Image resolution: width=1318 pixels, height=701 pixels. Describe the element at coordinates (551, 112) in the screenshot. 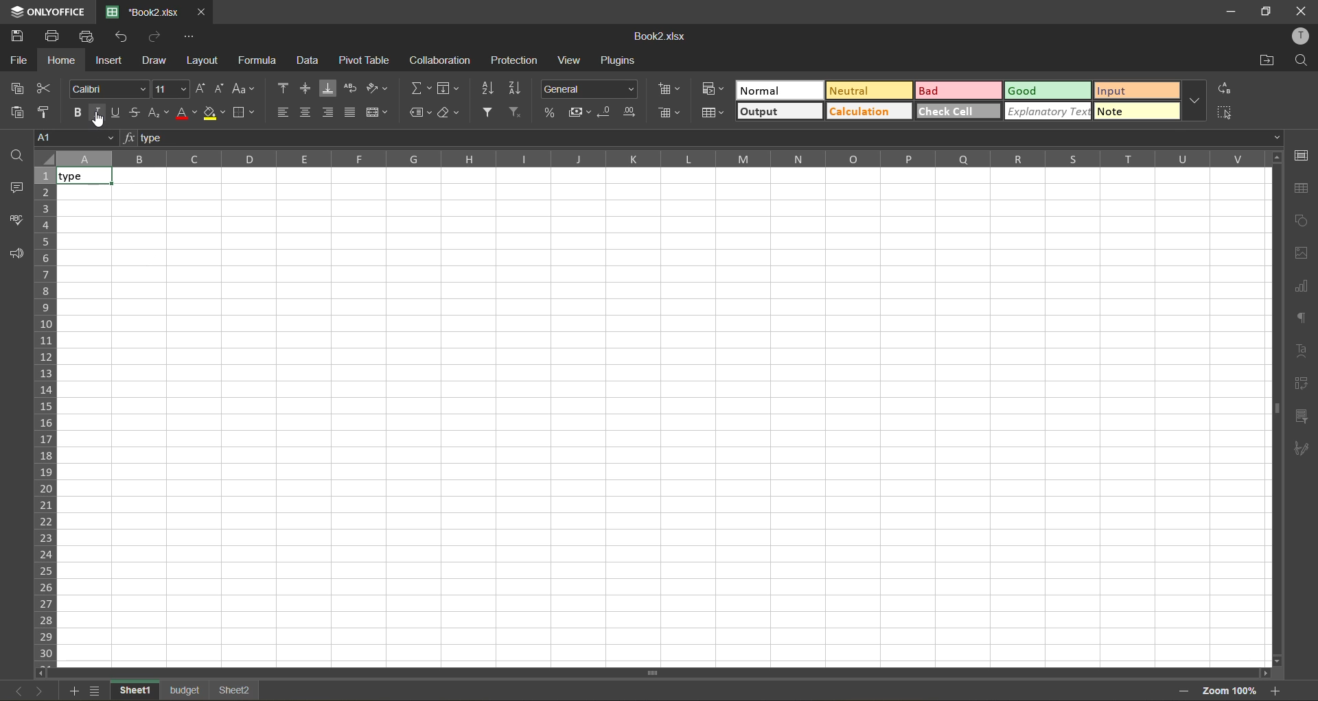

I see `percent` at that location.